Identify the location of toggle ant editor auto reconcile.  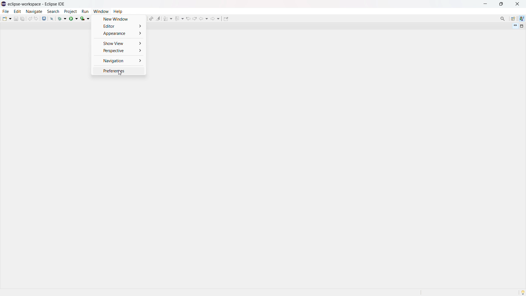
(151, 18).